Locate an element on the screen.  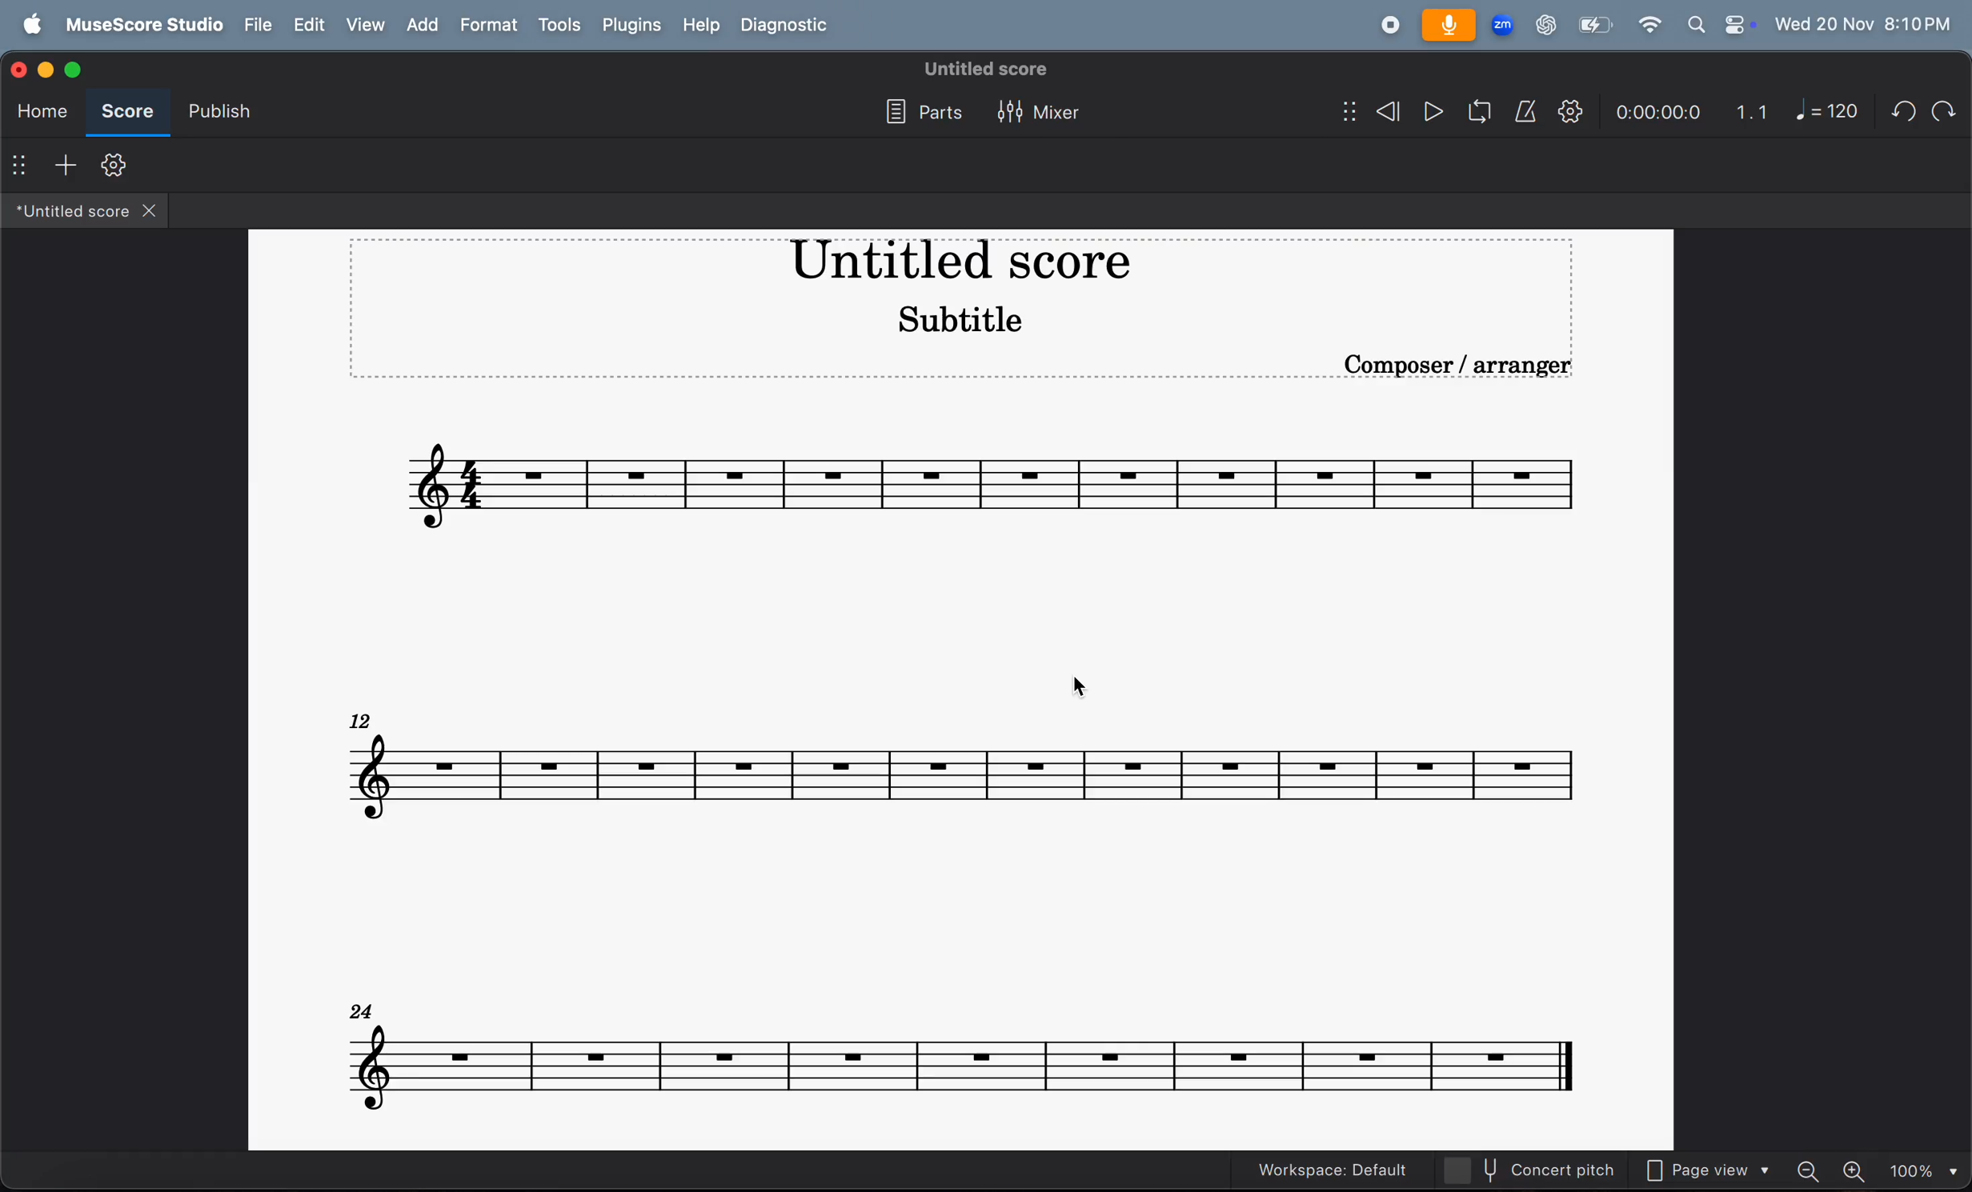
maximize is located at coordinates (78, 69).